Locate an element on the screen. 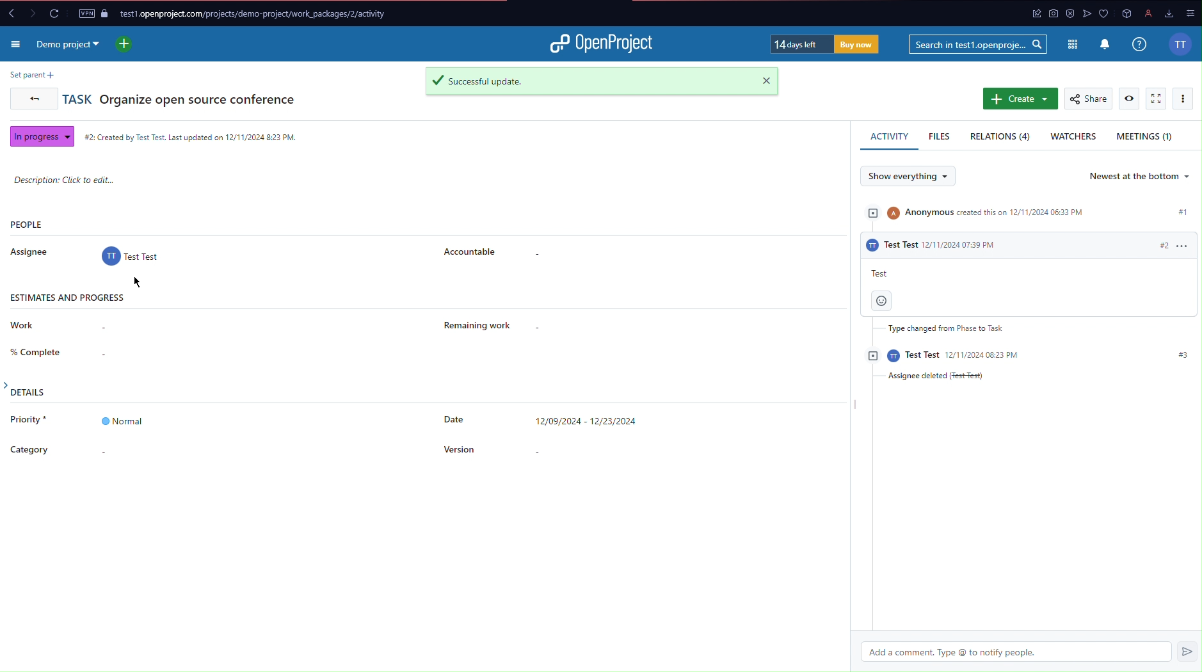 The width and height of the screenshot is (1202, 672). Info is located at coordinates (1141, 45).